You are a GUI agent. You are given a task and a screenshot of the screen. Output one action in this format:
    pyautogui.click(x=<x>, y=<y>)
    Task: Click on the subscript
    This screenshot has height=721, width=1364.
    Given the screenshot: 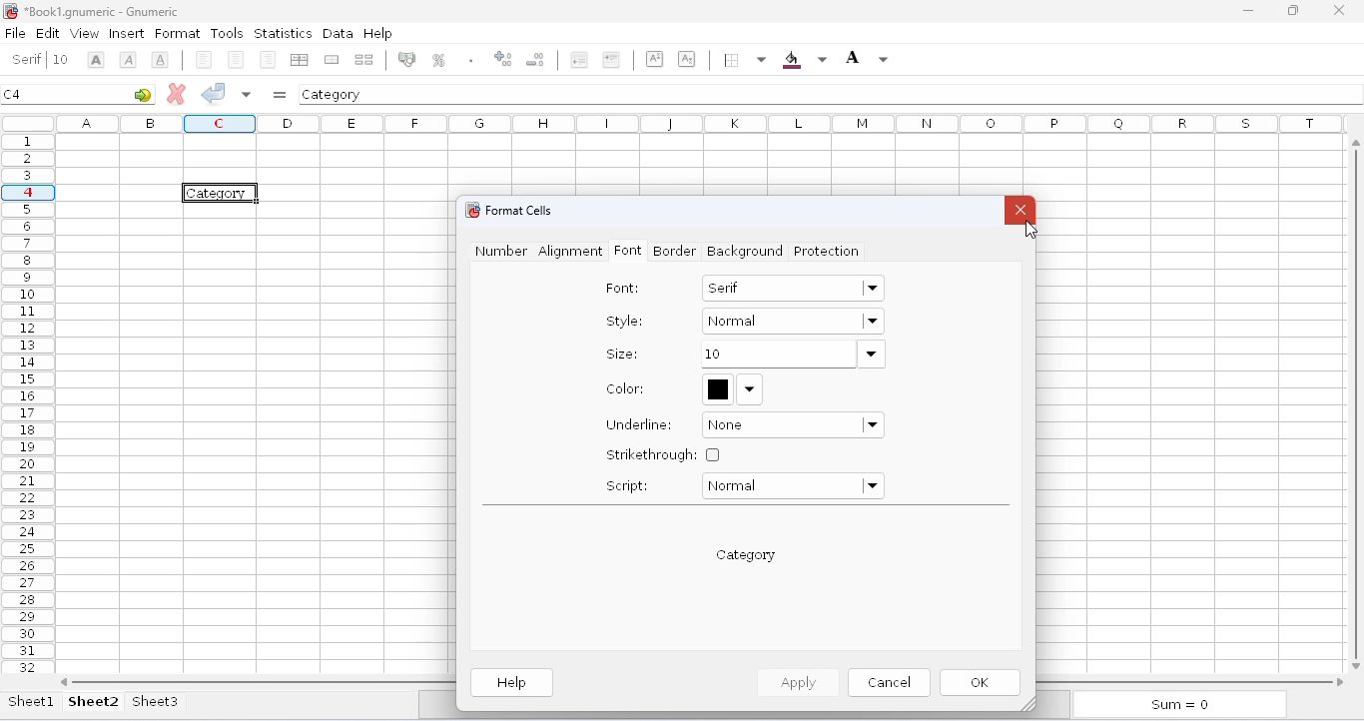 What is the action you would take?
    pyautogui.click(x=730, y=58)
    